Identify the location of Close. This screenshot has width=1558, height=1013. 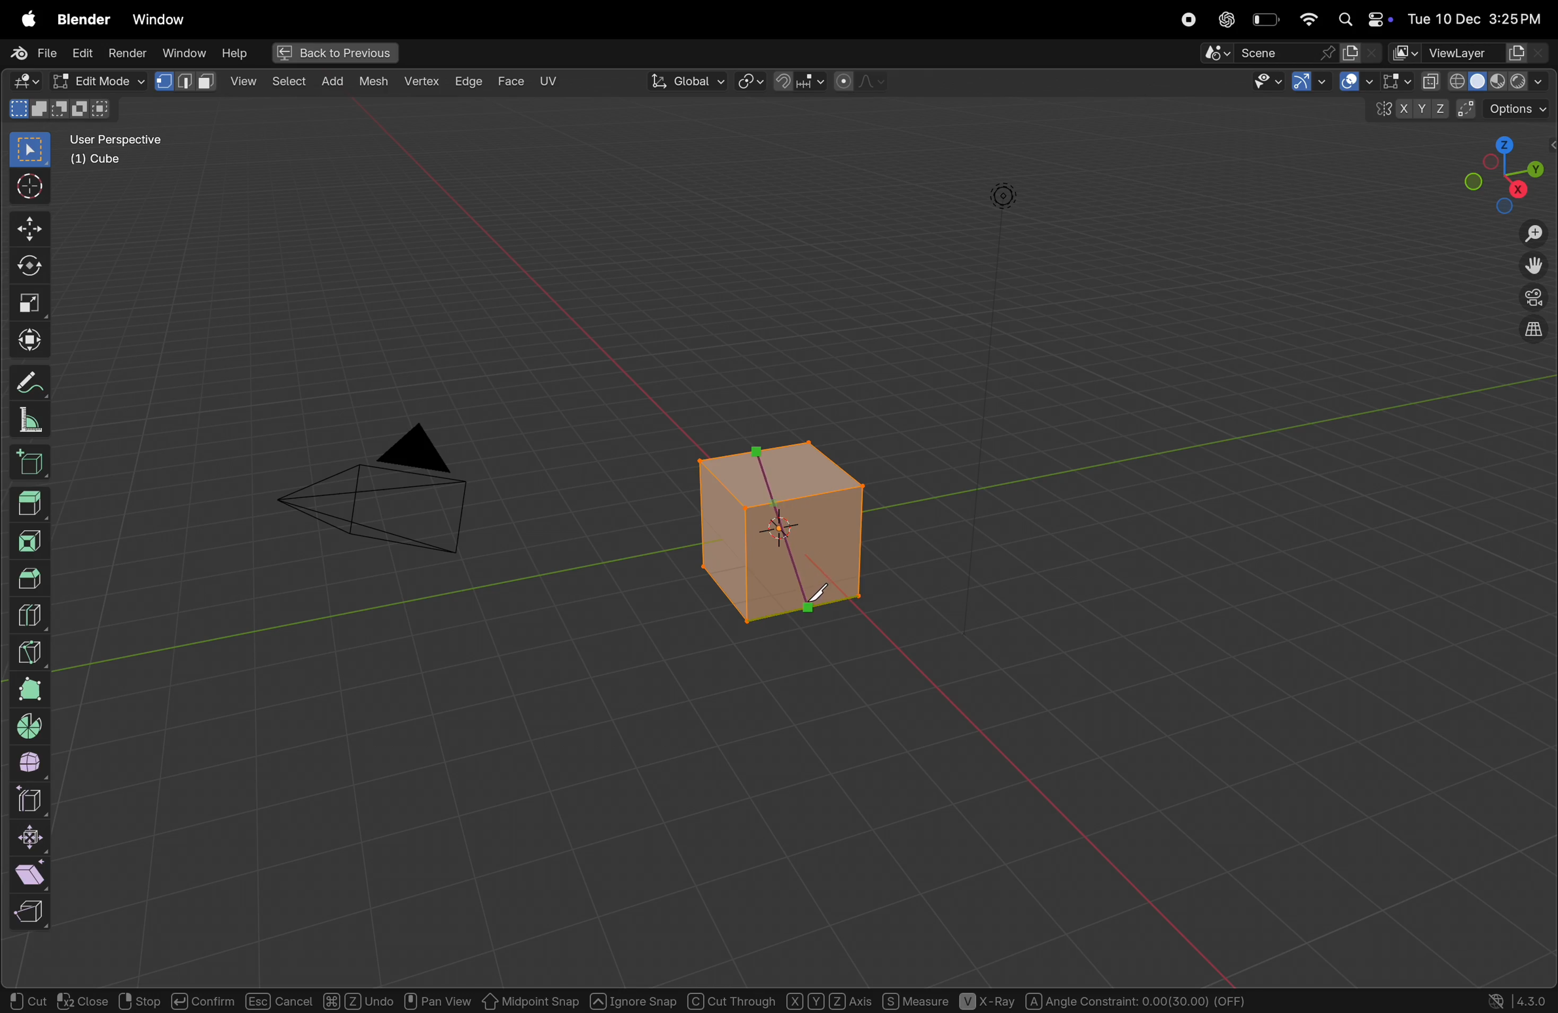
(82, 1001).